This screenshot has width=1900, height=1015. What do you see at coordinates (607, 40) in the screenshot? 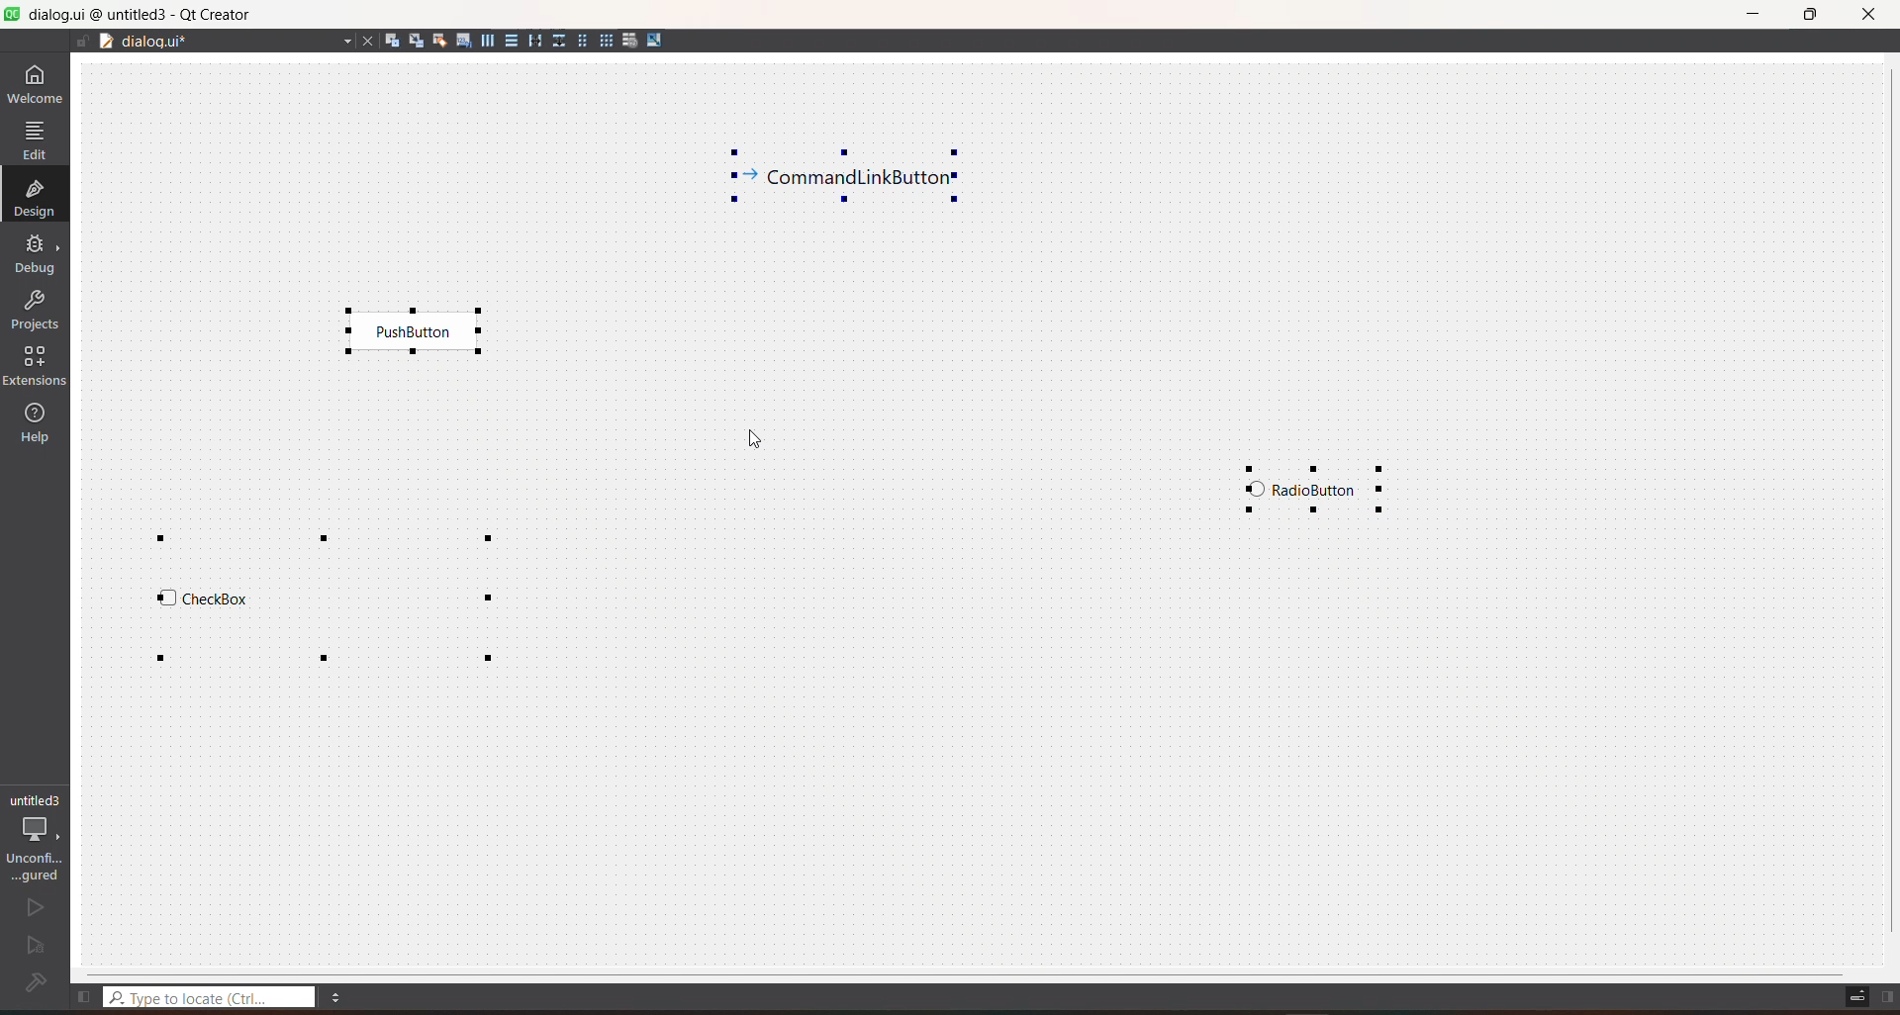
I see `layout in a grid` at bounding box center [607, 40].